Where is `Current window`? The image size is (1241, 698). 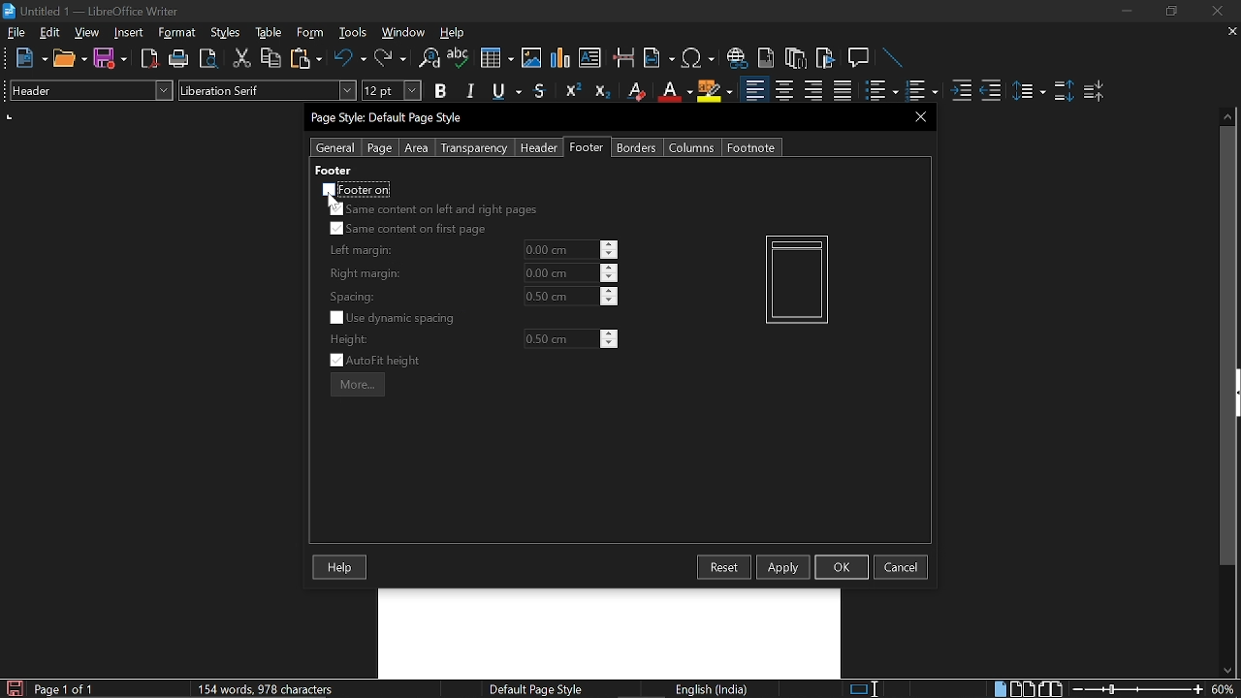
Current window is located at coordinates (390, 118).